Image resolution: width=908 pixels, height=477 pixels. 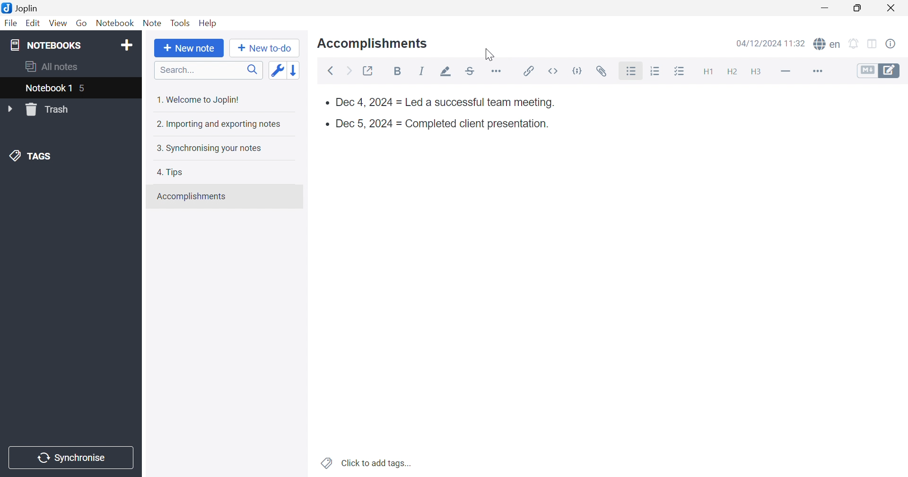 I want to click on New to-do, so click(x=263, y=47).